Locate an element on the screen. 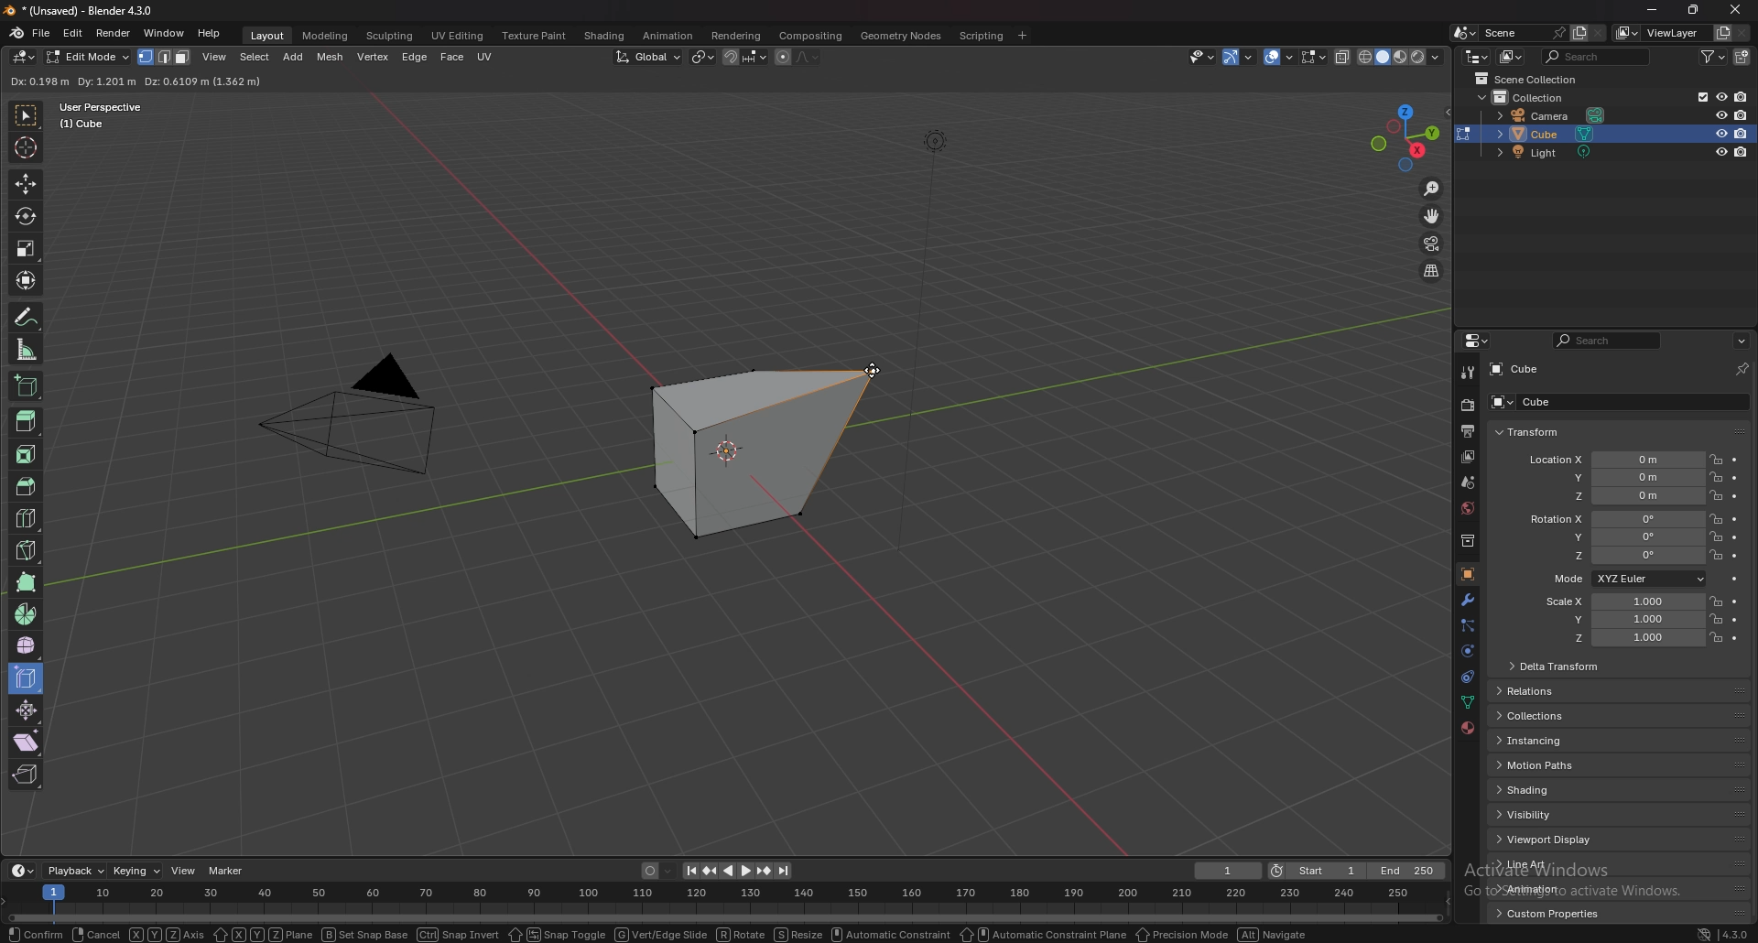  line art is located at coordinates (1543, 865).